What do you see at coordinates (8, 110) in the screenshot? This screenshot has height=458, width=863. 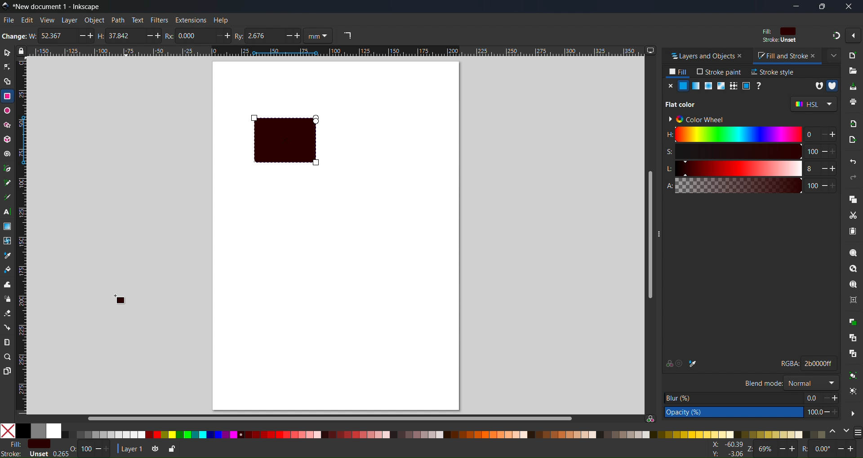 I see `Ellipse/ arc tool` at bounding box center [8, 110].